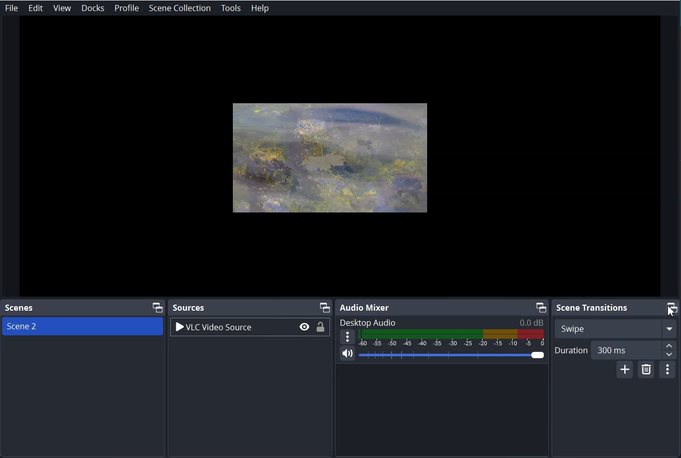  Describe the element at coordinates (627, 373) in the screenshot. I see `Add Configurable Transition` at that location.